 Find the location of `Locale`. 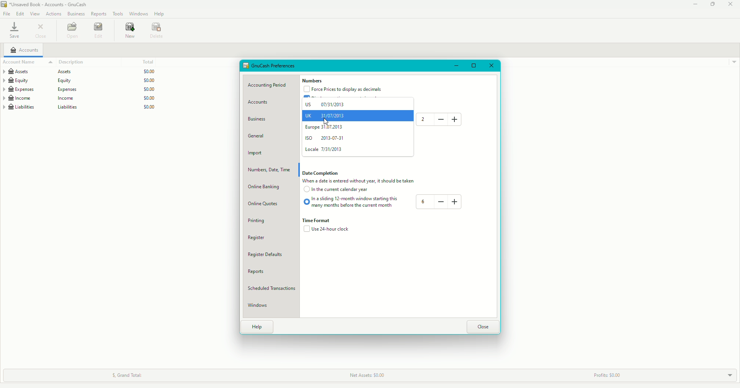

Locale is located at coordinates (324, 150).